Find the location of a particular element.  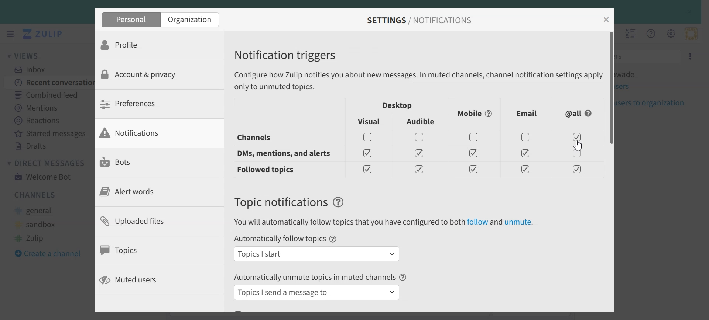

SETTINGS / NOTIFICATIONS is located at coordinates (418, 20).